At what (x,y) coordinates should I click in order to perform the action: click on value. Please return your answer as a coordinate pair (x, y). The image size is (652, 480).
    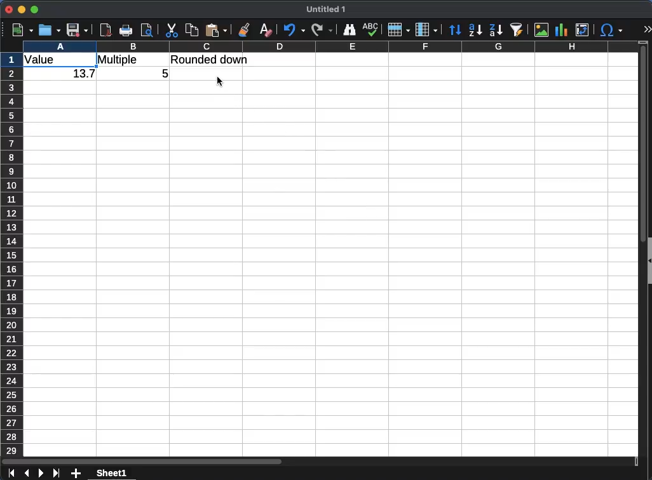
    Looking at the image, I should click on (43, 60).